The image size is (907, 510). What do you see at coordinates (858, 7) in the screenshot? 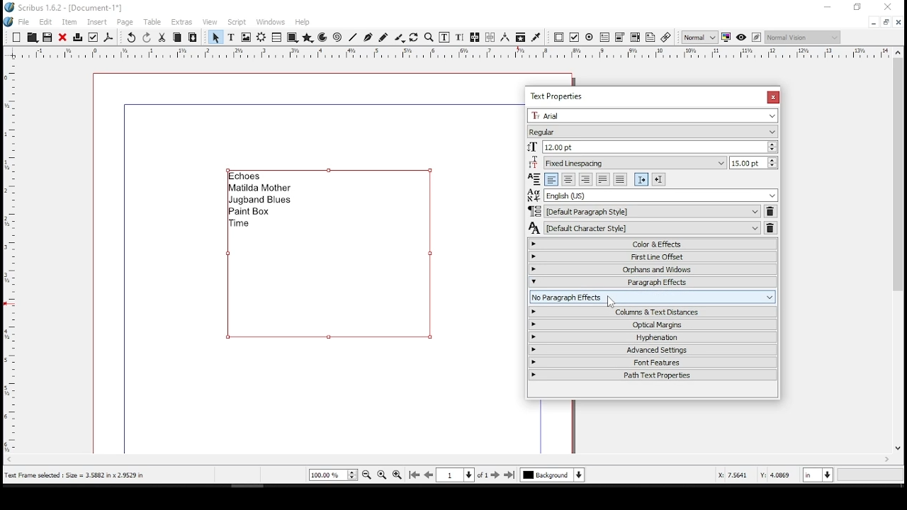
I see `restore` at bounding box center [858, 7].